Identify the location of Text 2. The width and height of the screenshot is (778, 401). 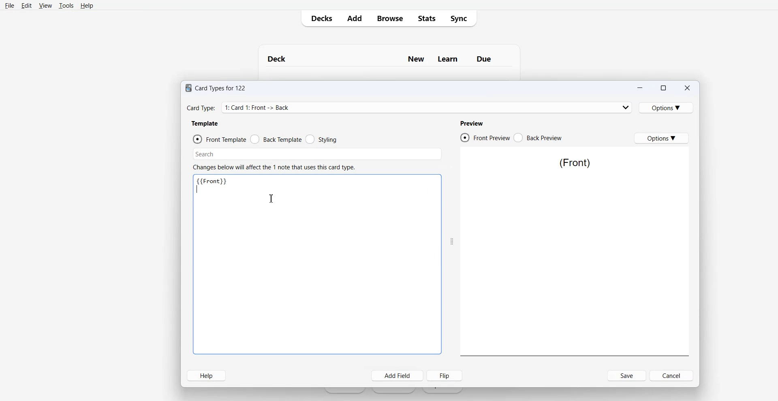
(216, 185).